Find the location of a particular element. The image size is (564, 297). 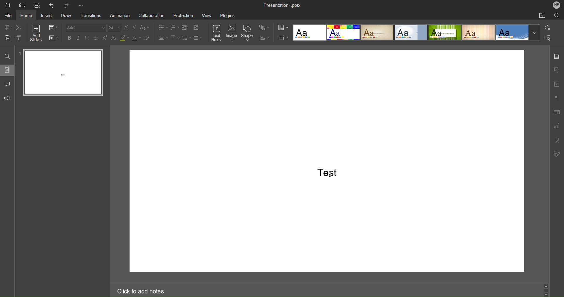

Erase Style is located at coordinates (147, 38).